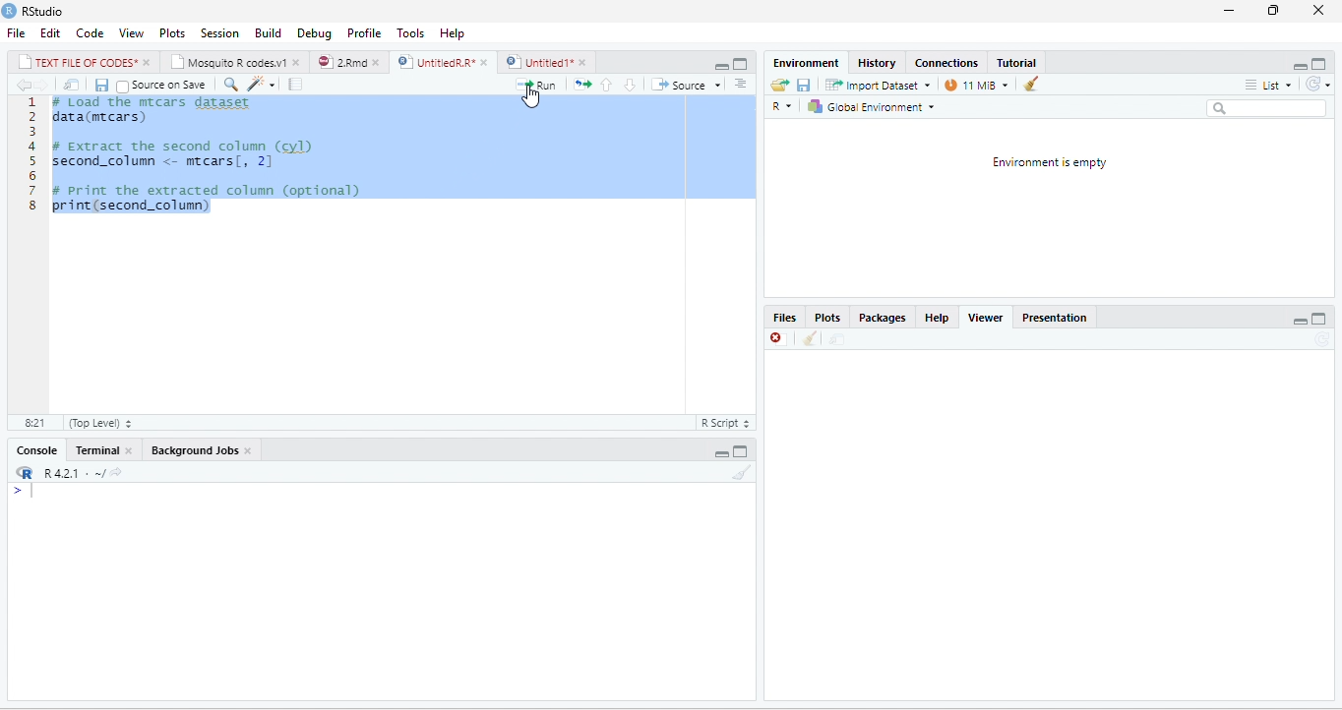  Describe the element at coordinates (991, 318) in the screenshot. I see `Viewer` at that location.